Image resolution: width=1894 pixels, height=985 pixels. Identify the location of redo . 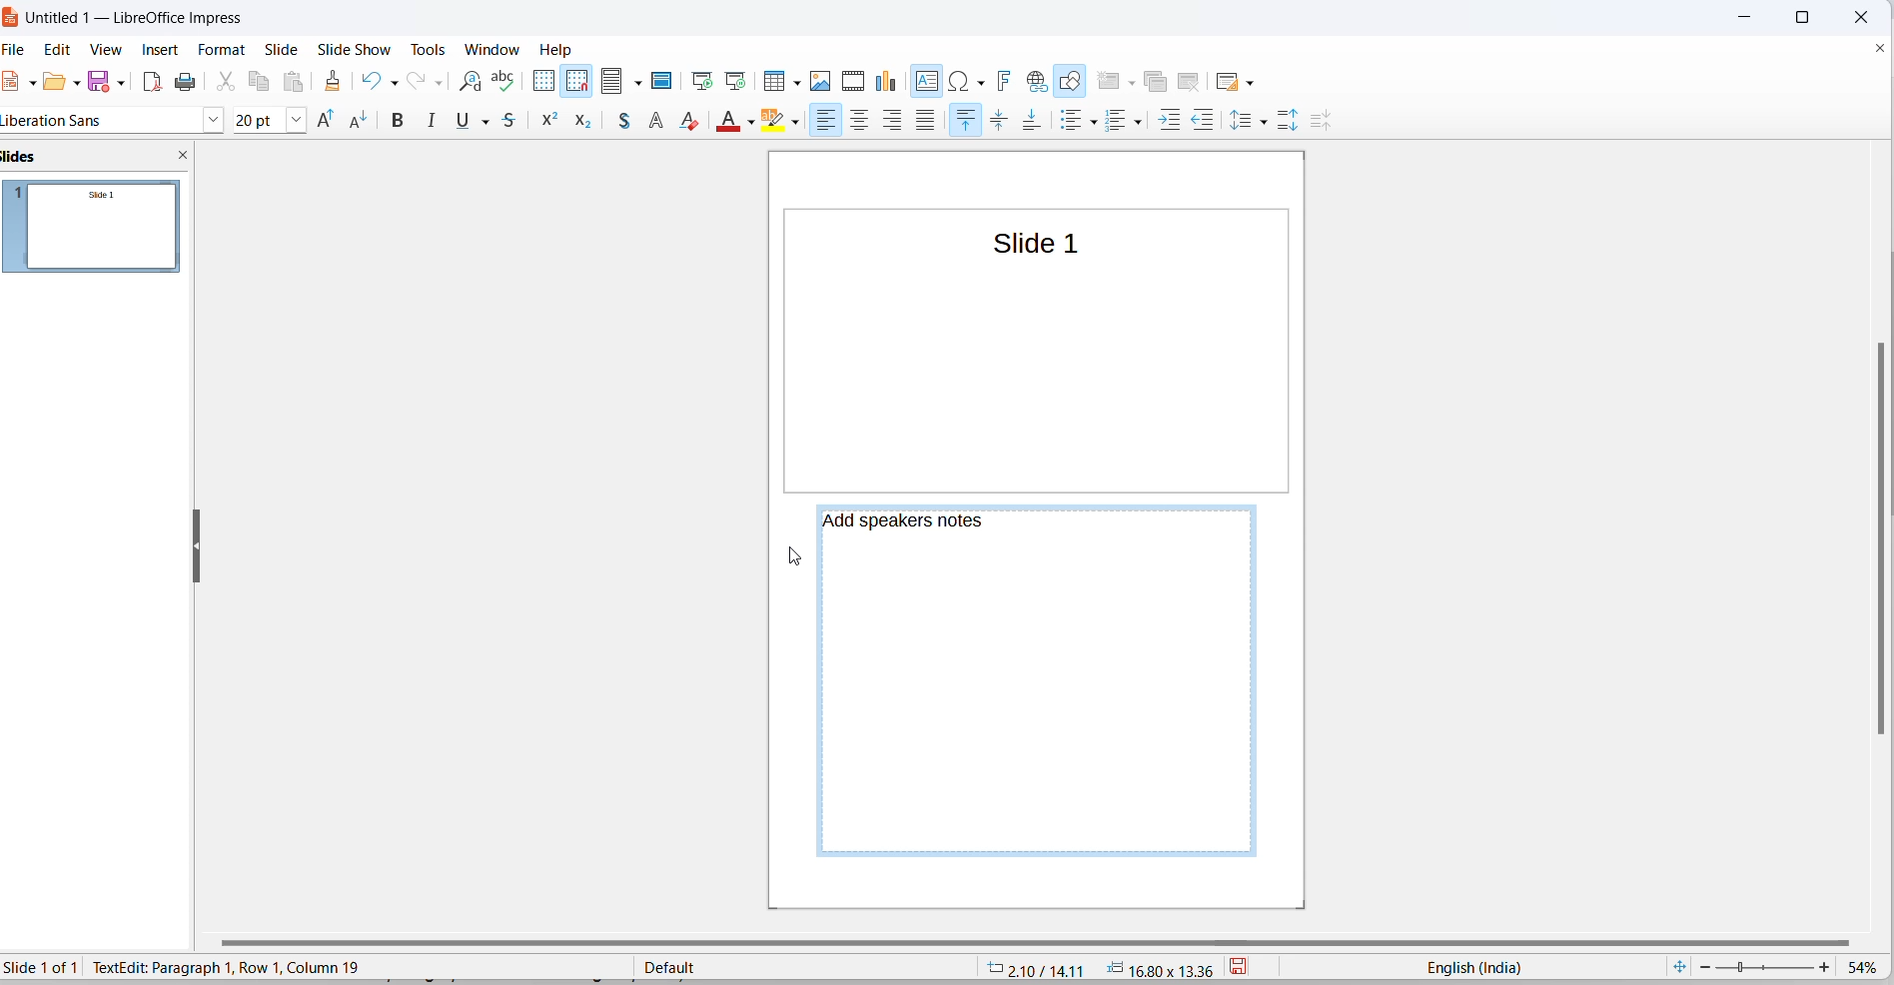
(418, 82).